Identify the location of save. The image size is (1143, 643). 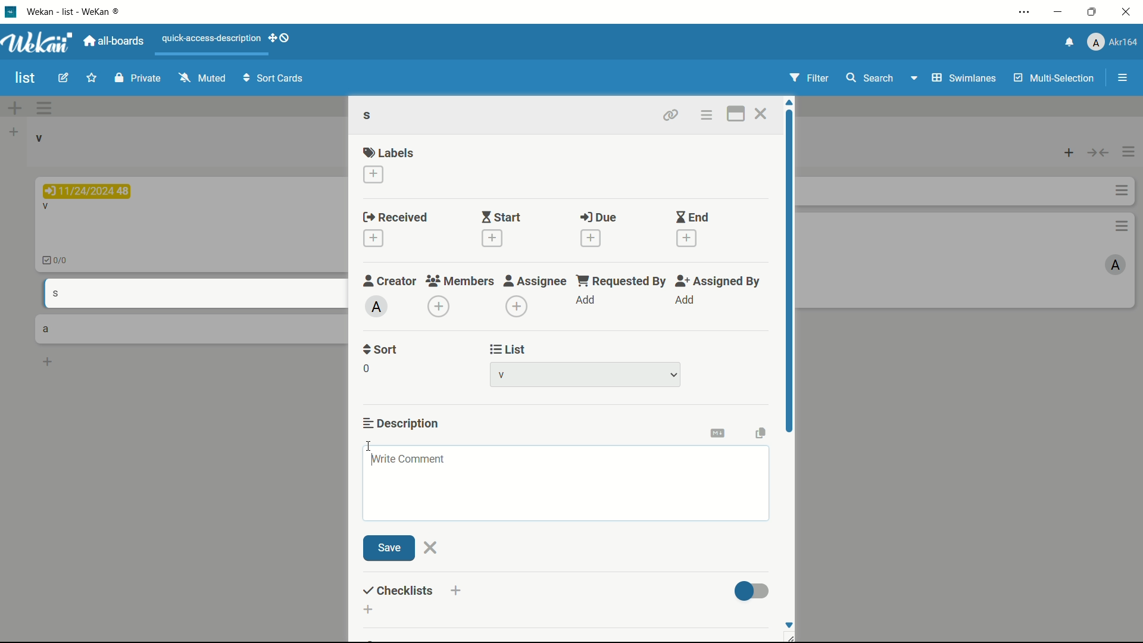
(390, 548).